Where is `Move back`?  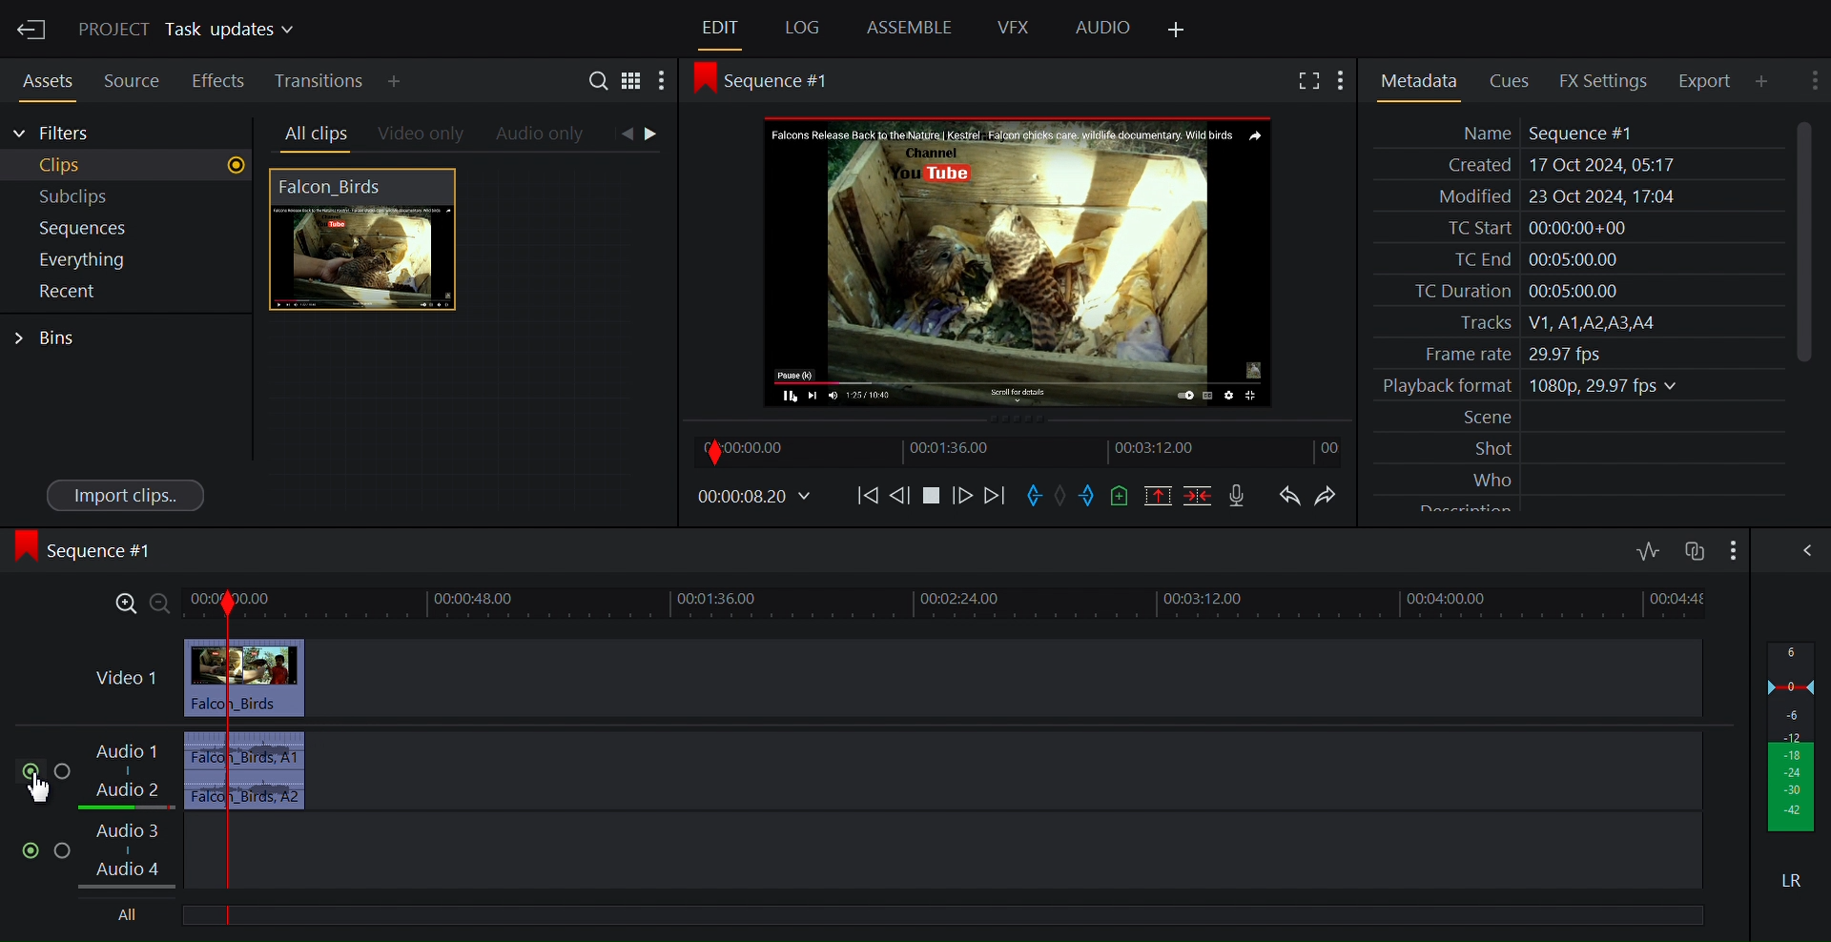
Move back is located at coordinates (867, 499).